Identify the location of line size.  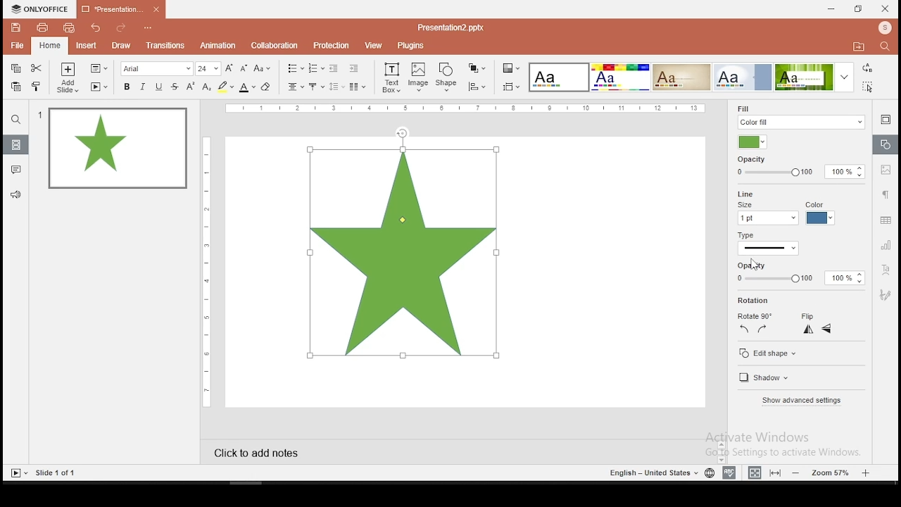
(769, 214).